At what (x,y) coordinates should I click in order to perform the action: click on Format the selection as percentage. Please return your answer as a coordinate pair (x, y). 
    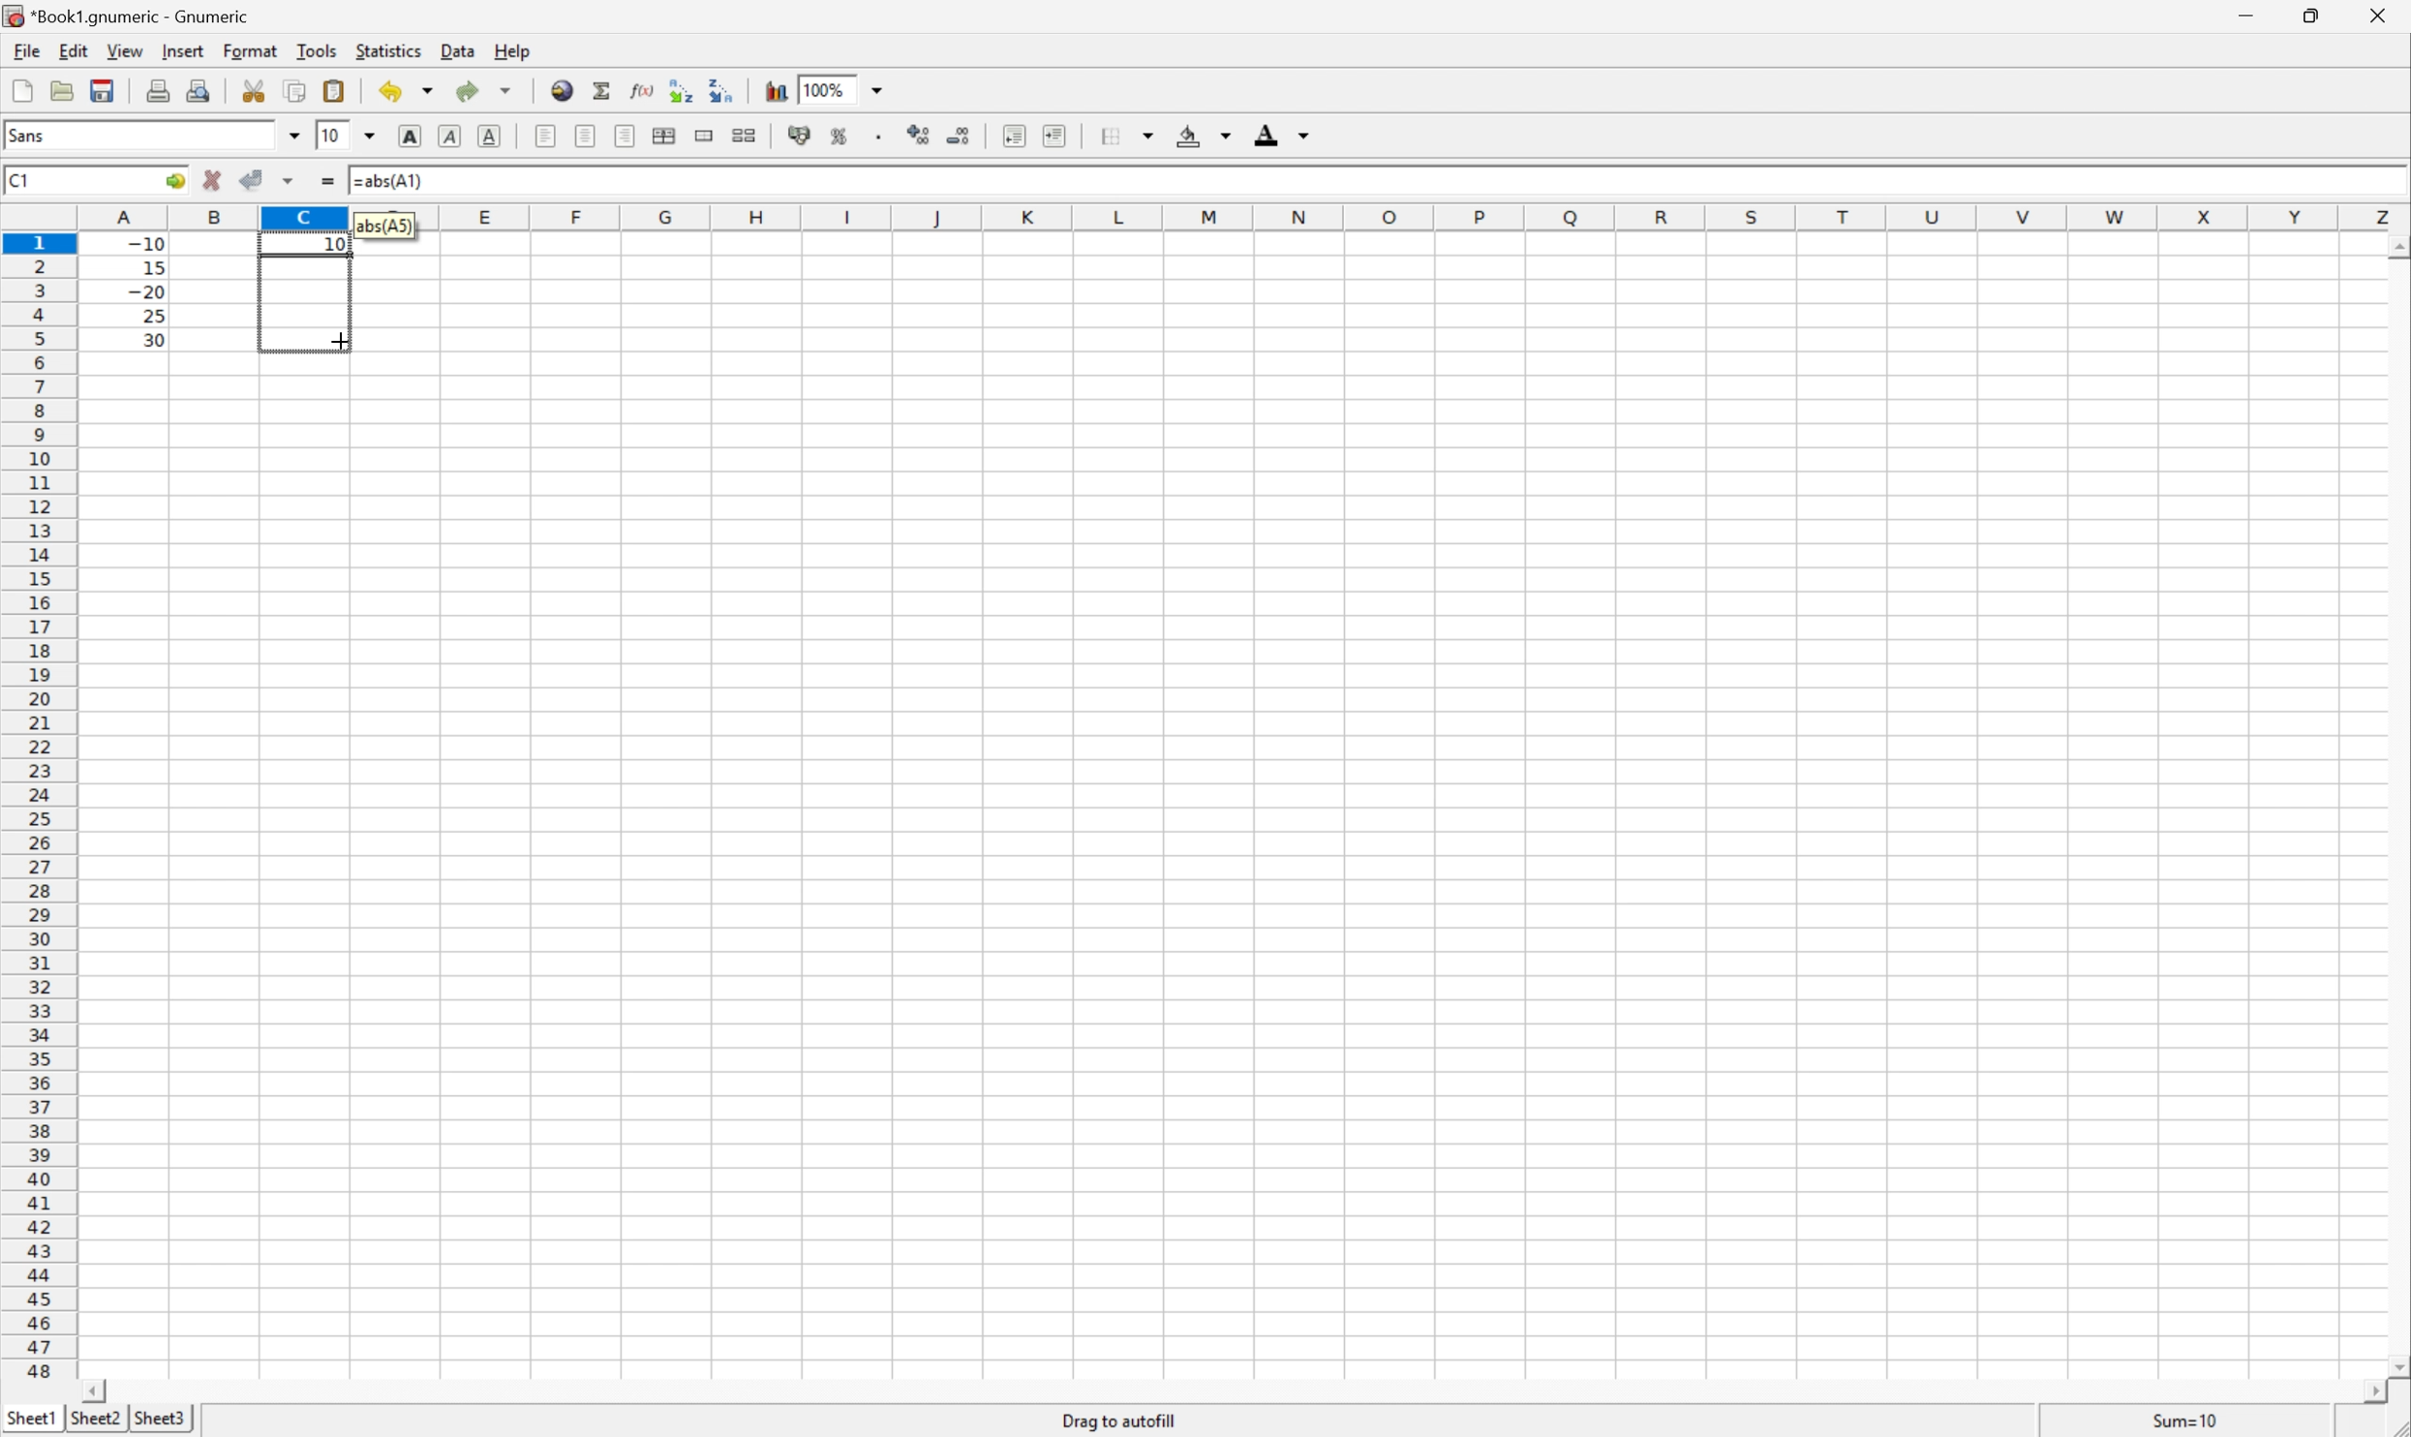
    Looking at the image, I should click on (841, 139).